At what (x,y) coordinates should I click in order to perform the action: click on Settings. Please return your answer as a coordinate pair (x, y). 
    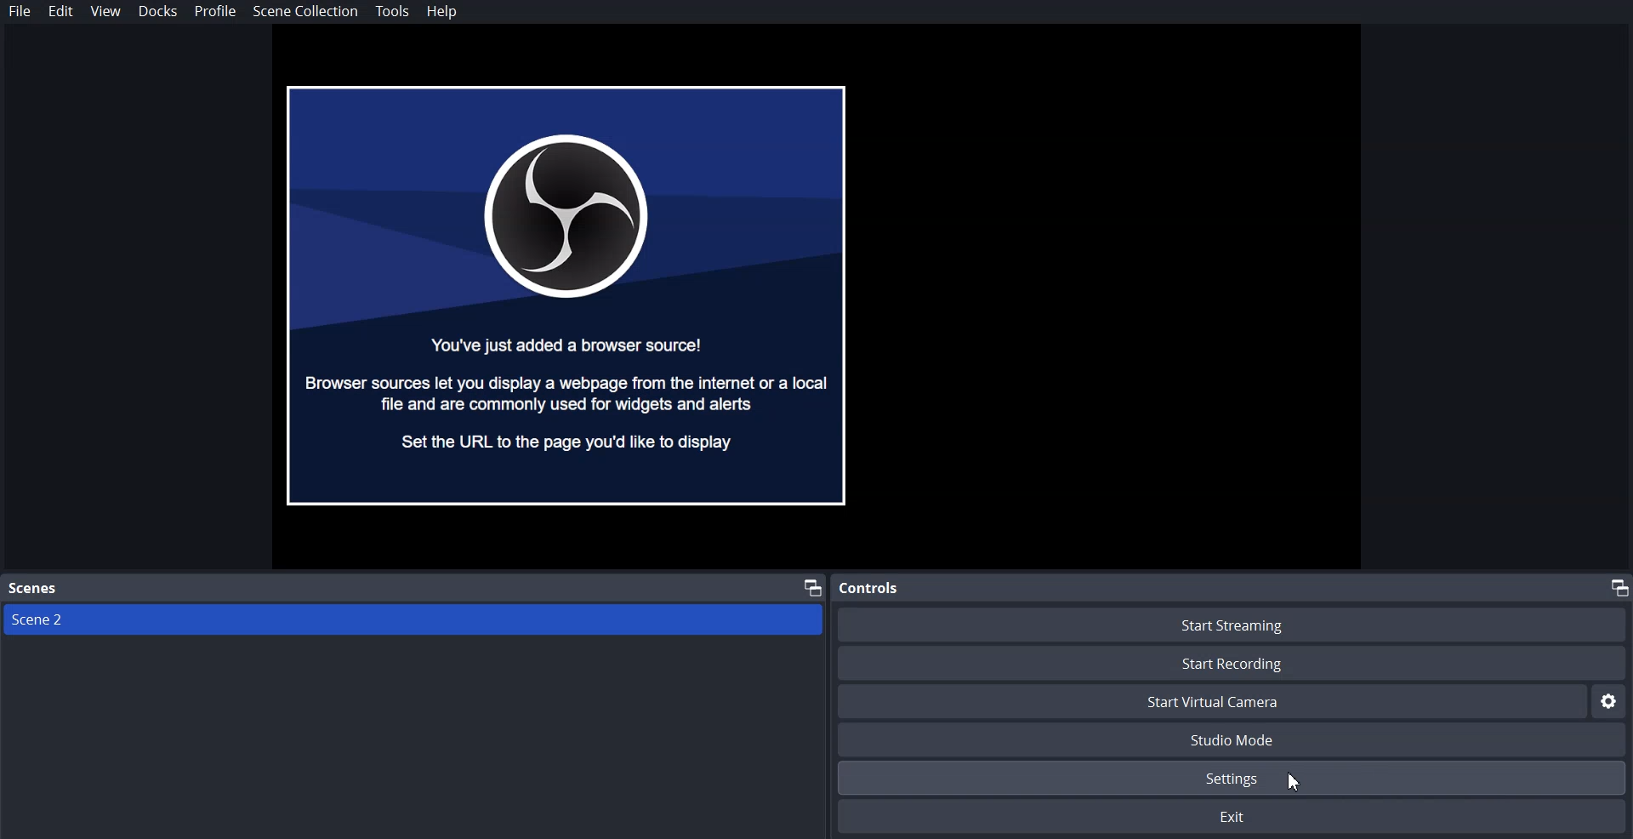
    Looking at the image, I should click on (1612, 701).